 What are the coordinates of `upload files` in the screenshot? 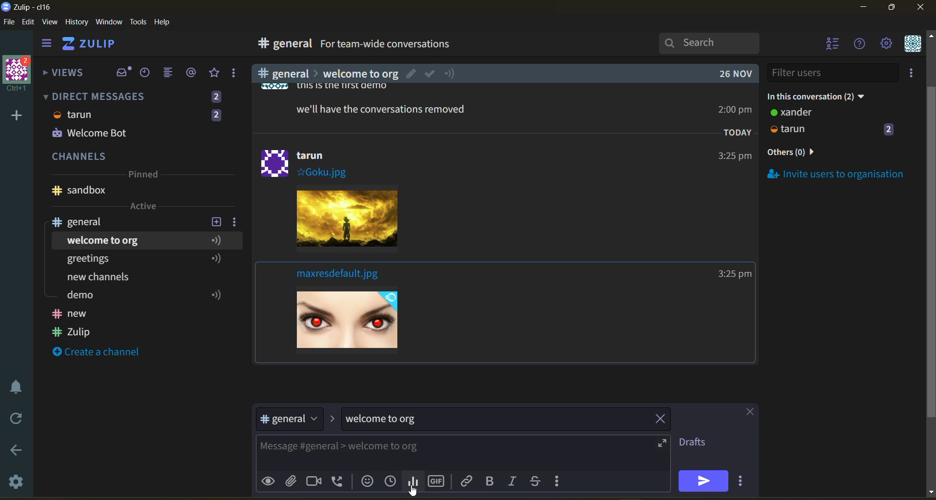 It's located at (294, 480).